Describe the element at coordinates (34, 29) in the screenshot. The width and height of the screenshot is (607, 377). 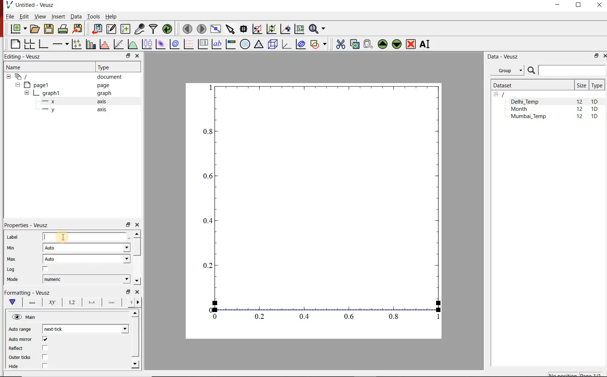
I see `open a document` at that location.